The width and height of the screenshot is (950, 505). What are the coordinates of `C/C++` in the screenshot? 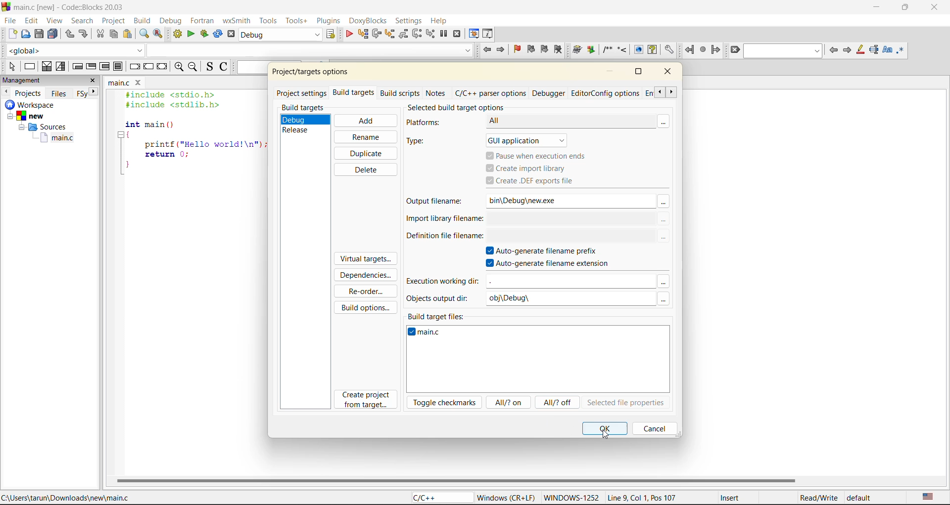 It's located at (438, 497).